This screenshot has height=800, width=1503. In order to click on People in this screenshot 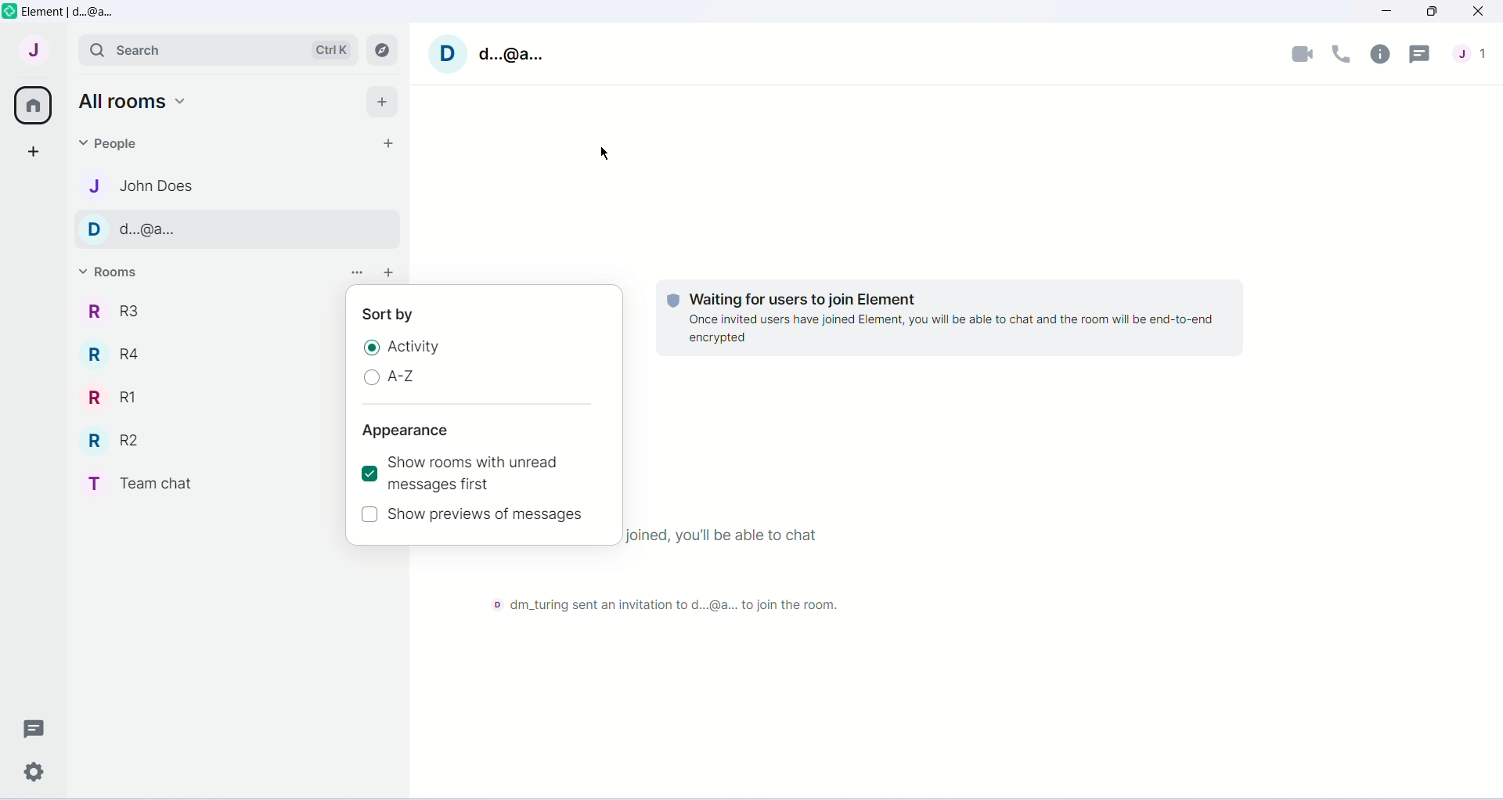, I will do `click(1472, 54)`.